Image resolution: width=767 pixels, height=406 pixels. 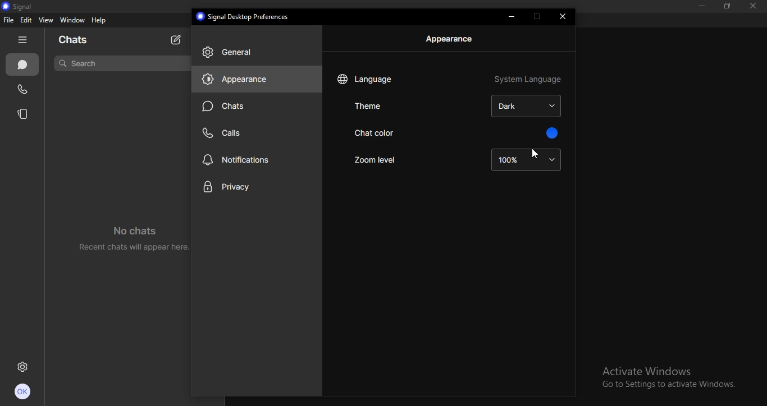 What do you see at coordinates (700, 7) in the screenshot?
I see `minimize` at bounding box center [700, 7].